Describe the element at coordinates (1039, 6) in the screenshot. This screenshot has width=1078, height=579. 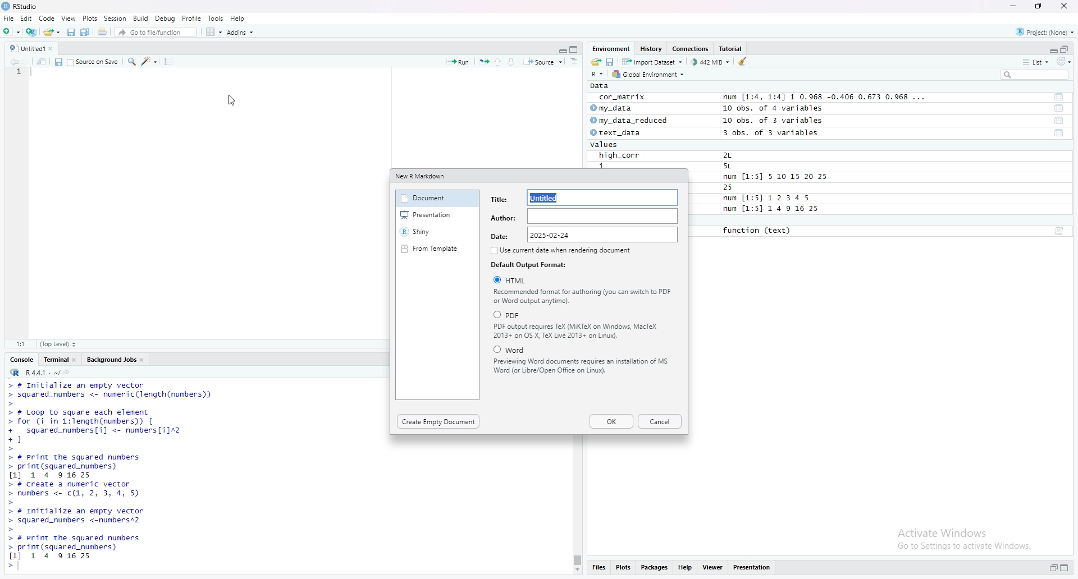
I see `Maximize` at that location.